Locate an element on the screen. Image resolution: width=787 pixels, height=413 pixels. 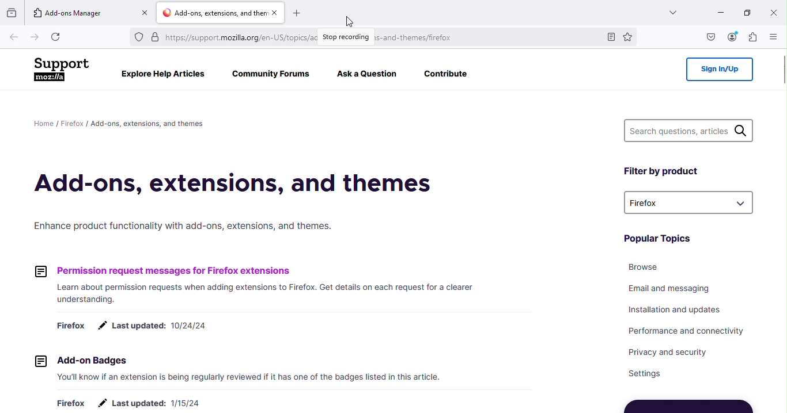
Add-ons manager is located at coordinates (80, 12).